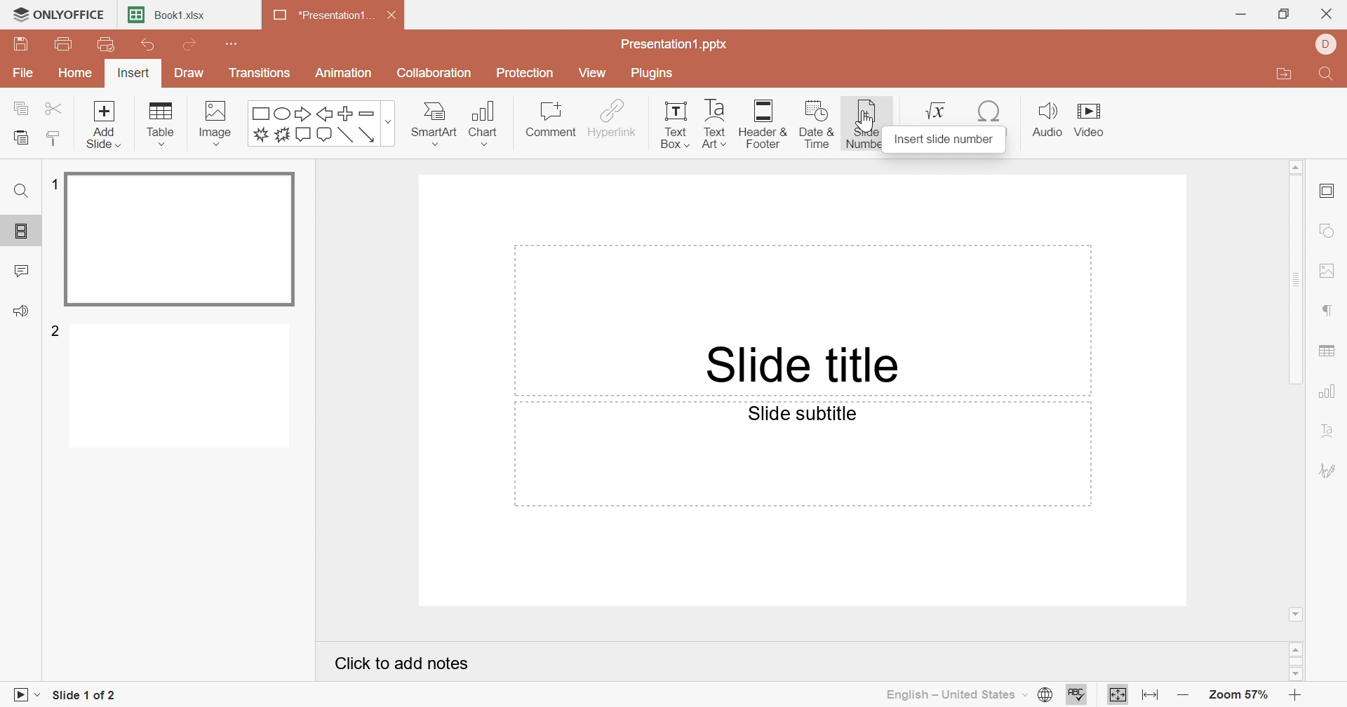  I want to click on Equation, so click(938, 109).